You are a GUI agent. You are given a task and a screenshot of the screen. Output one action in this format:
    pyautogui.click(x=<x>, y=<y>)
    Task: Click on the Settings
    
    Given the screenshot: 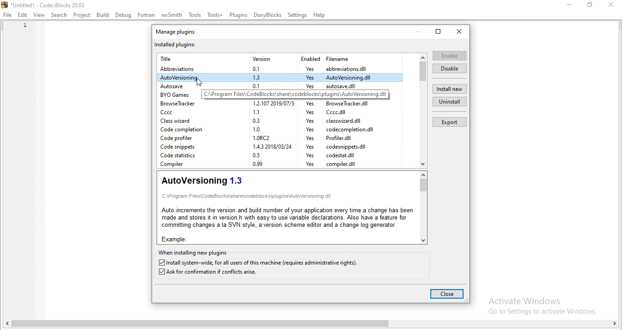 What is the action you would take?
    pyautogui.click(x=297, y=15)
    